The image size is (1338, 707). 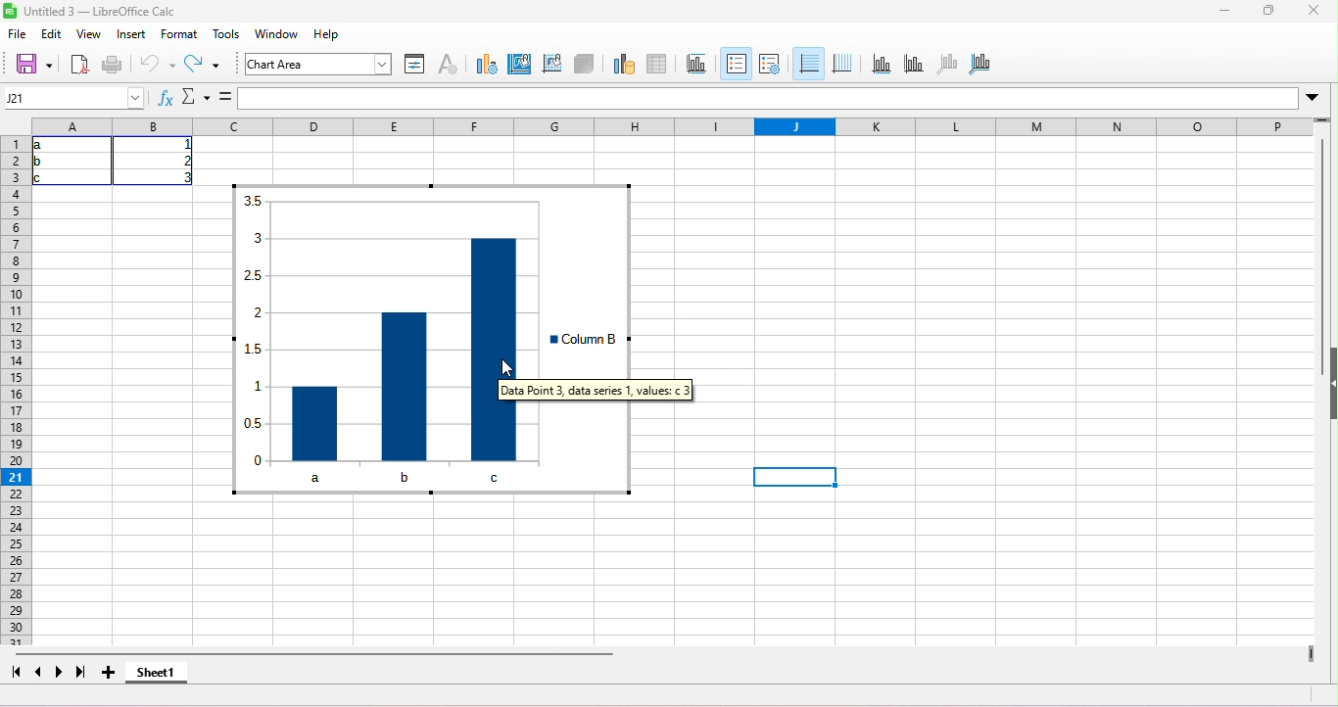 I want to click on format, so click(x=177, y=35).